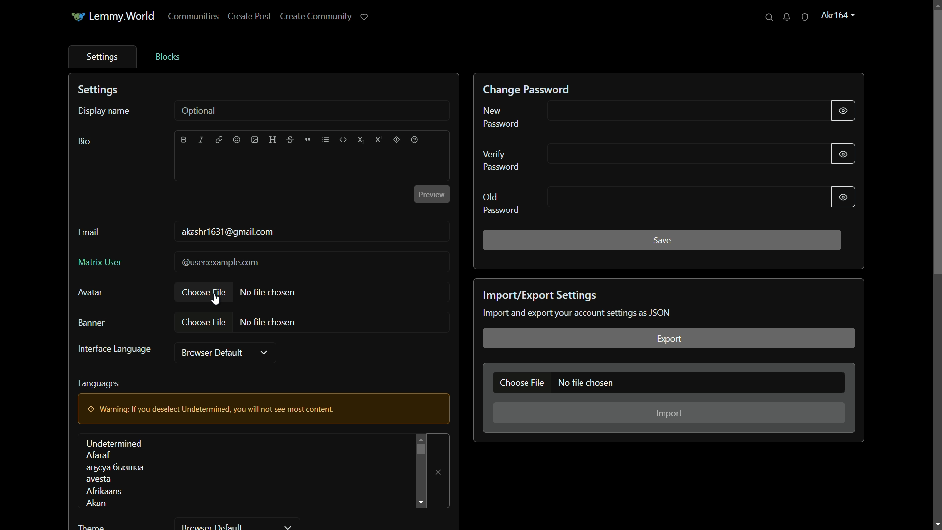 The width and height of the screenshot is (942, 530). What do you see at coordinates (222, 263) in the screenshot?
I see `@userexample.com` at bounding box center [222, 263].